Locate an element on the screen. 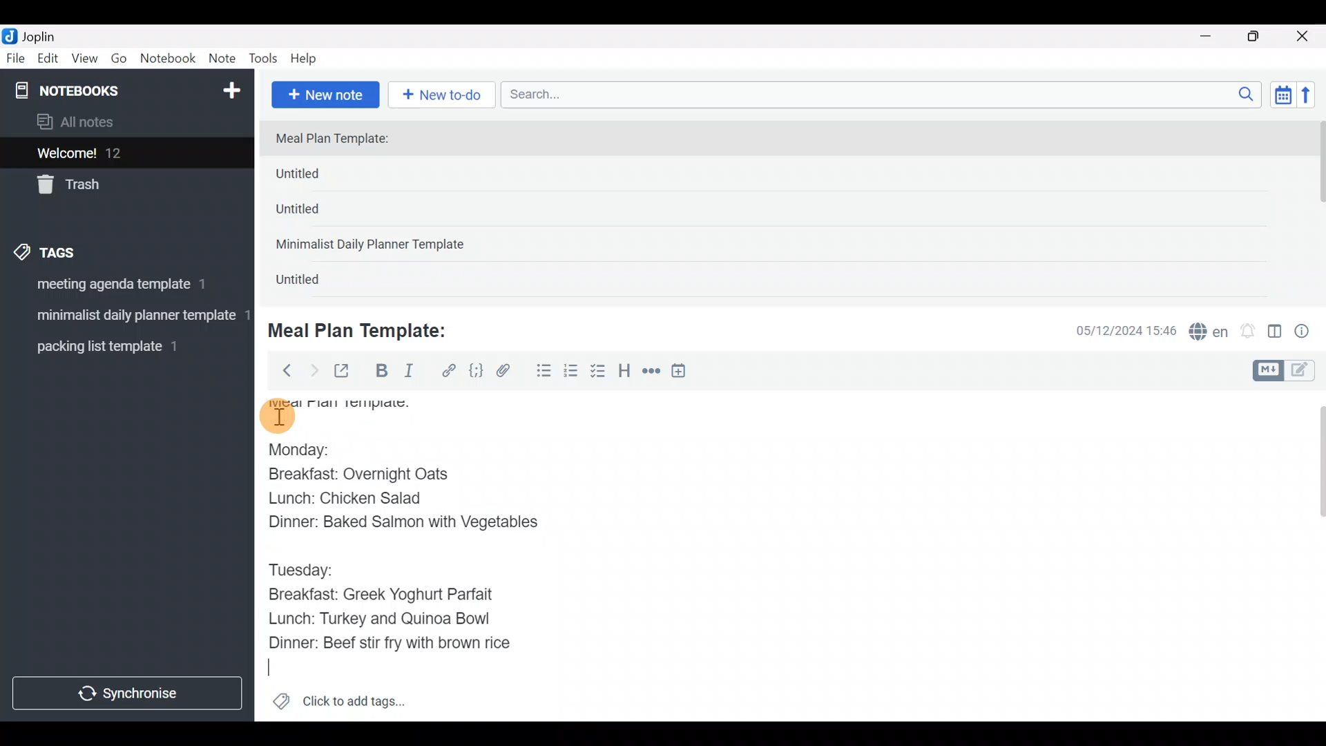 The image size is (1326, 746). Spelling is located at coordinates (1209, 333).